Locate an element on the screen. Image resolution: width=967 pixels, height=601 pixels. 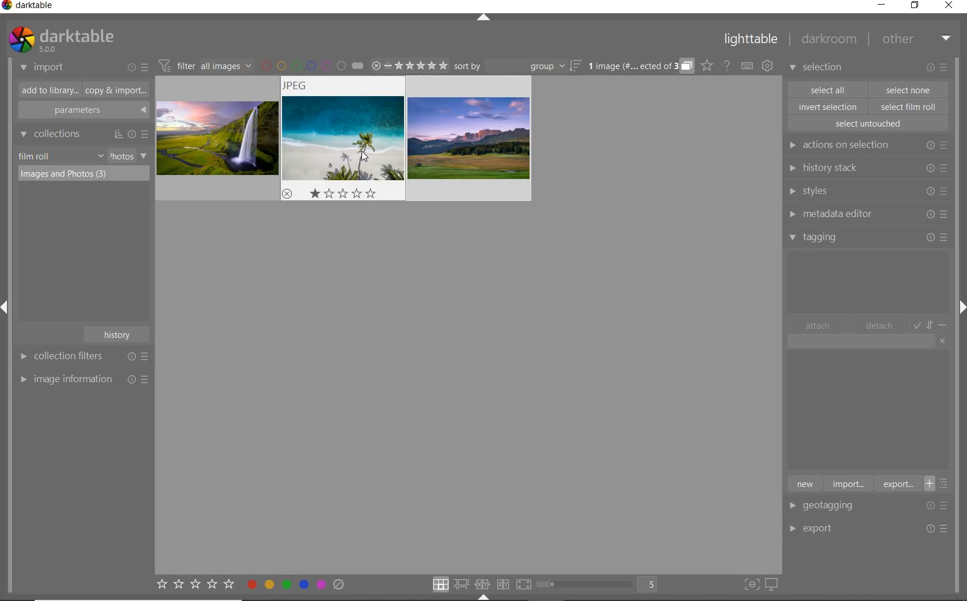
add to library is located at coordinates (47, 90).